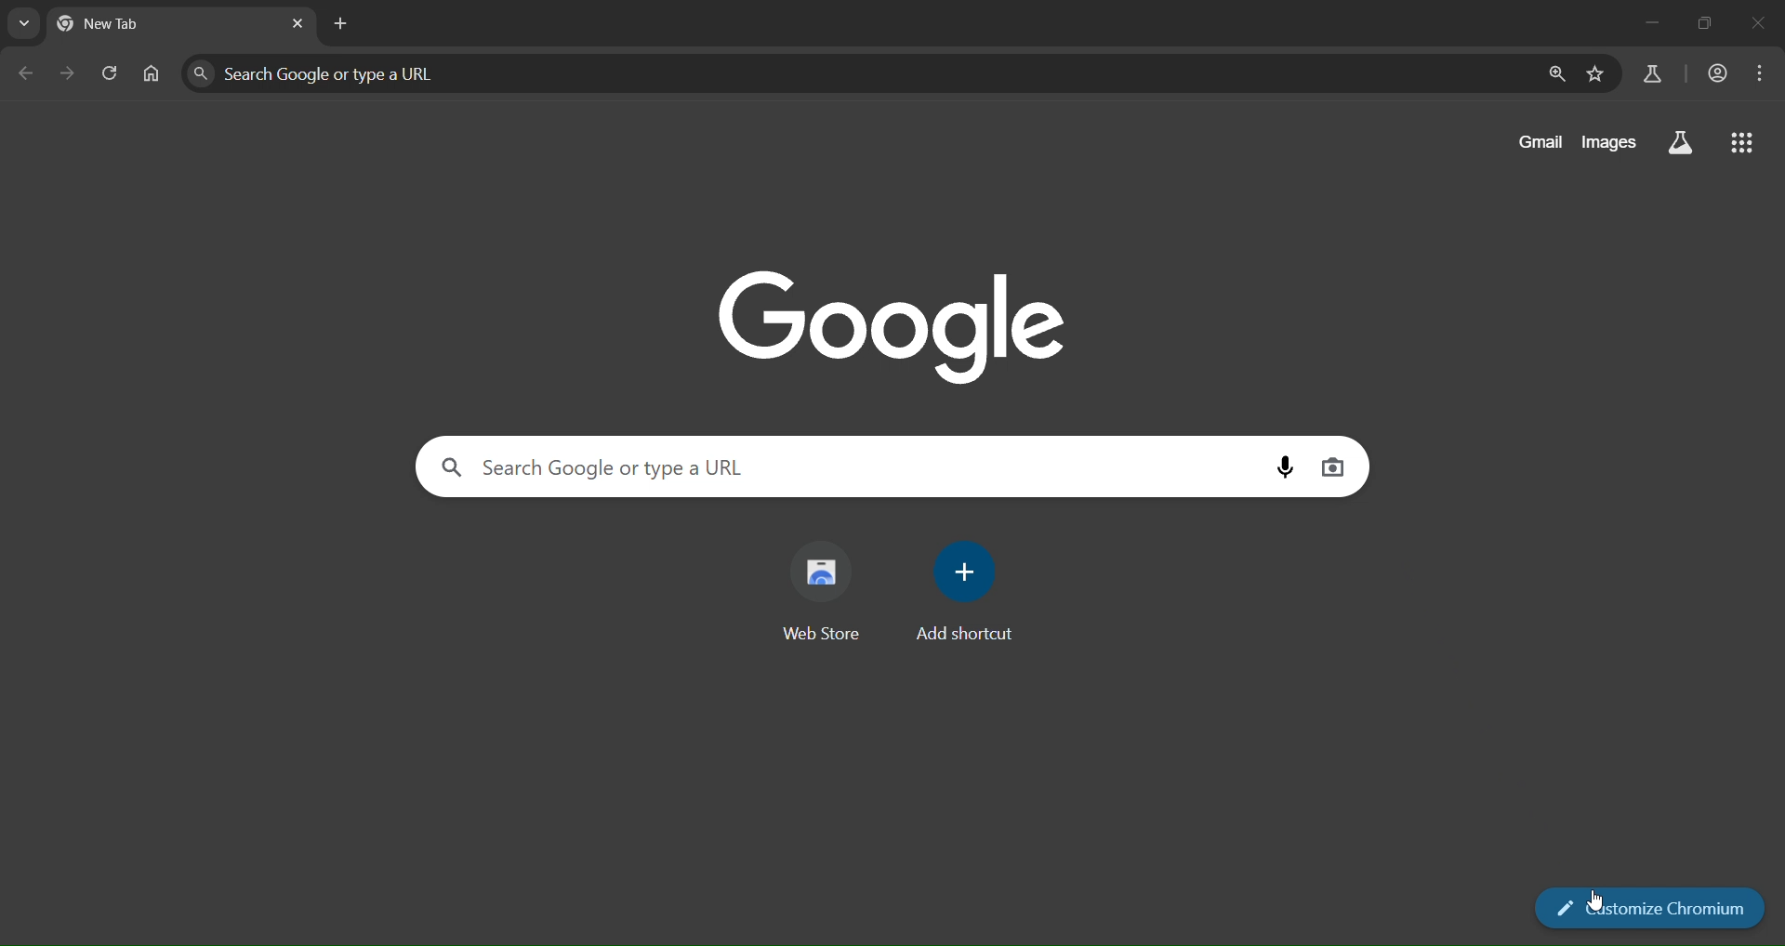 This screenshot has height=946, width=1785. What do you see at coordinates (1760, 26) in the screenshot?
I see `close` at bounding box center [1760, 26].